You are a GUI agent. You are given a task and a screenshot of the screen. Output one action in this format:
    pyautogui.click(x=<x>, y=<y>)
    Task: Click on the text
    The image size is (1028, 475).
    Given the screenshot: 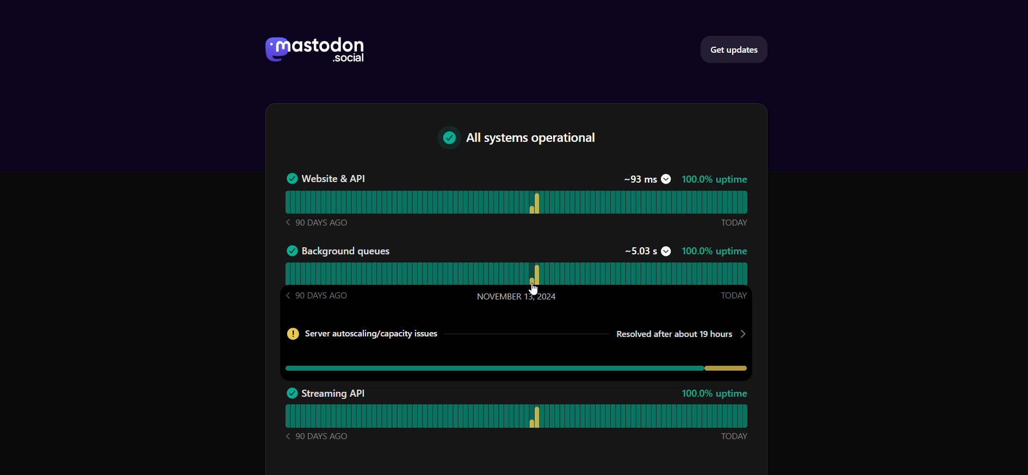 What is the action you would take?
    pyautogui.click(x=521, y=137)
    